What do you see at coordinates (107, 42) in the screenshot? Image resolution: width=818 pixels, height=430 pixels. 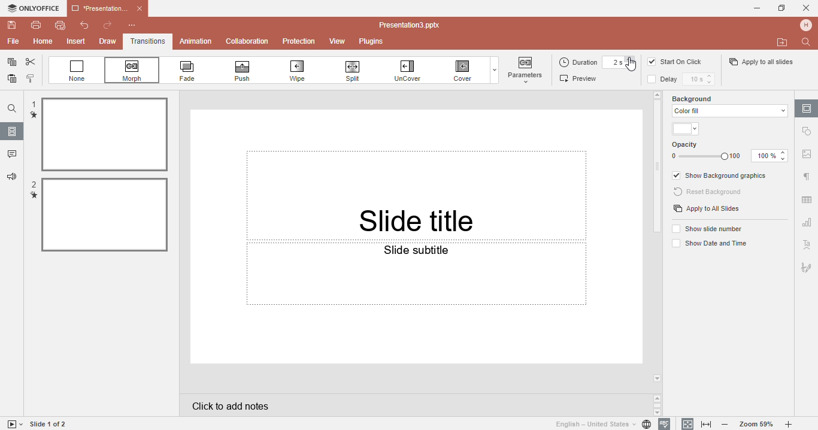 I see `Draw` at bounding box center [107, 42].